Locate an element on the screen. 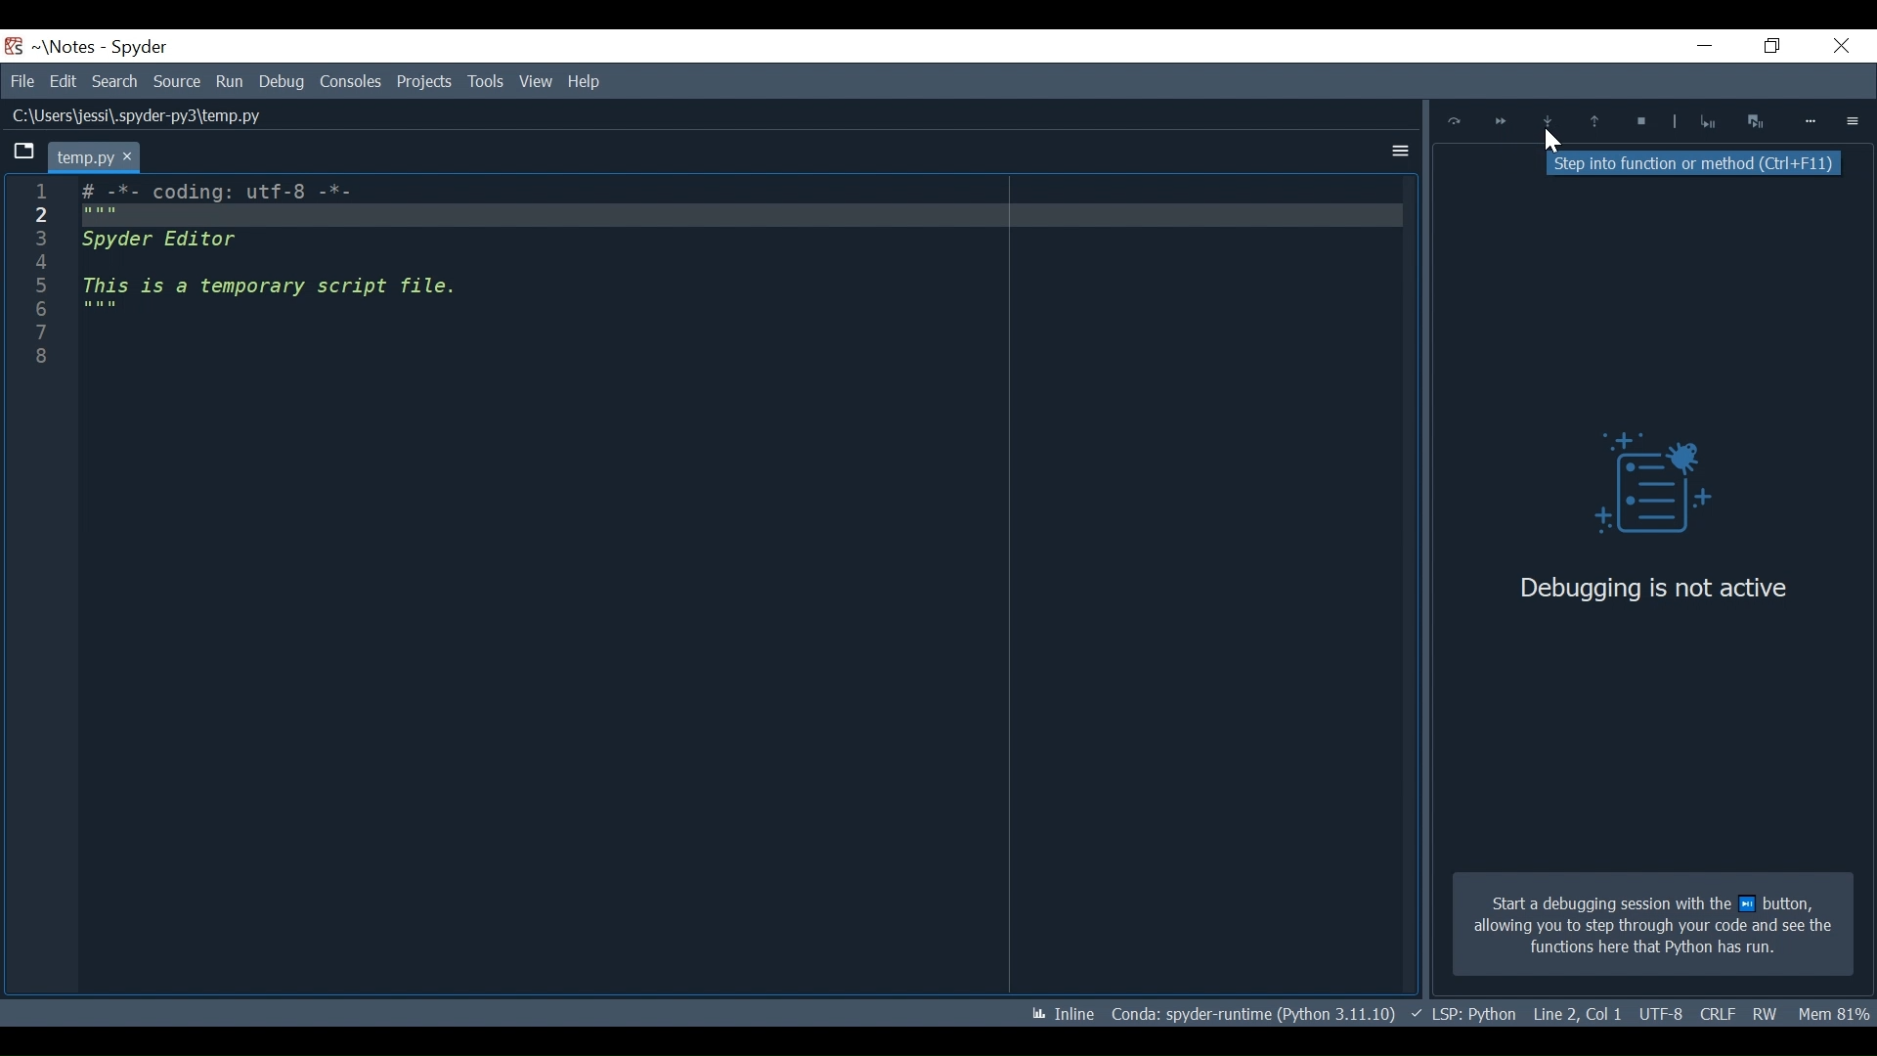 The height and width of the screenshot is (1056, 1877). Source is located at coordinates (178, 82).